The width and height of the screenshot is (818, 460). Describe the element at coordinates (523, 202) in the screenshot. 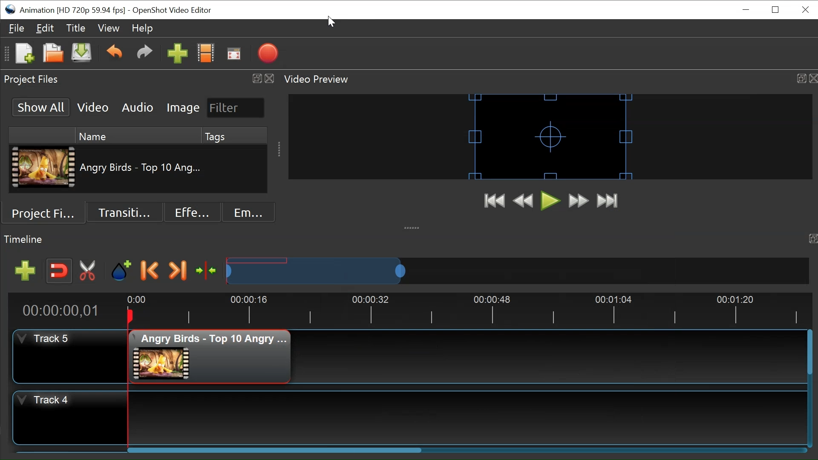

I see `Rewind` at that location.